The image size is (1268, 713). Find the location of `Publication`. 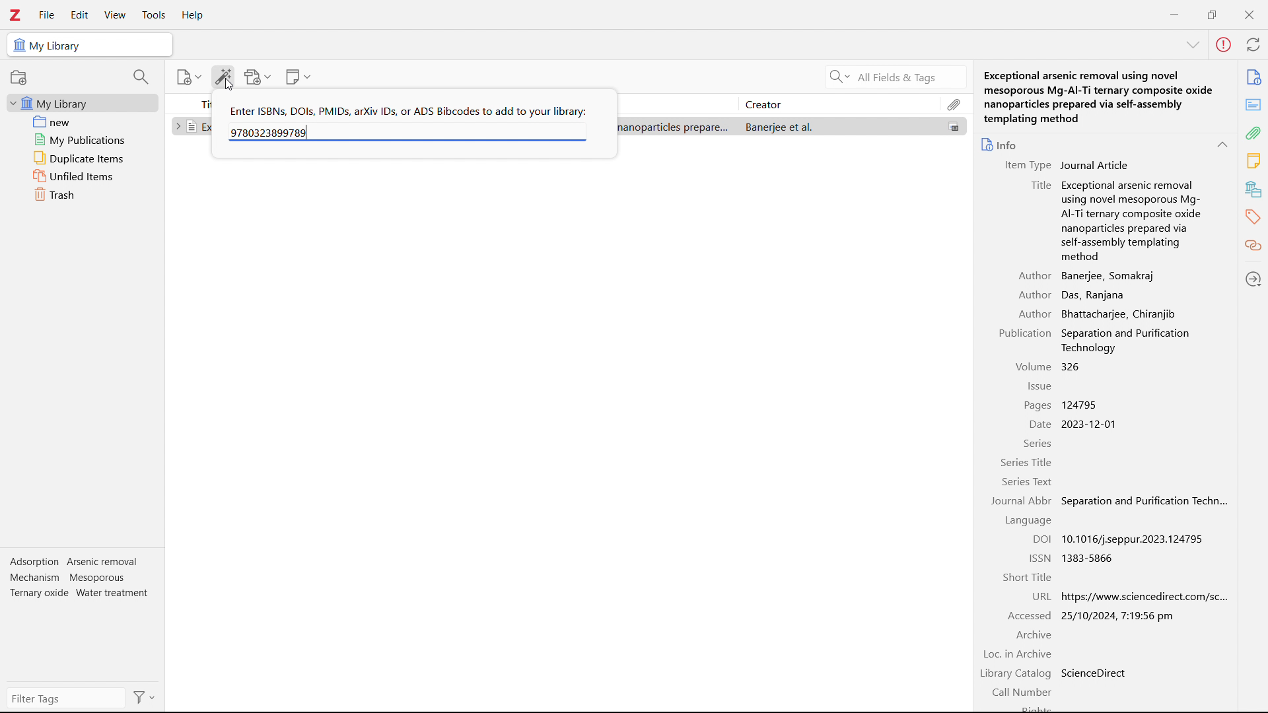

Publication is located at coordinates (1026, 333).